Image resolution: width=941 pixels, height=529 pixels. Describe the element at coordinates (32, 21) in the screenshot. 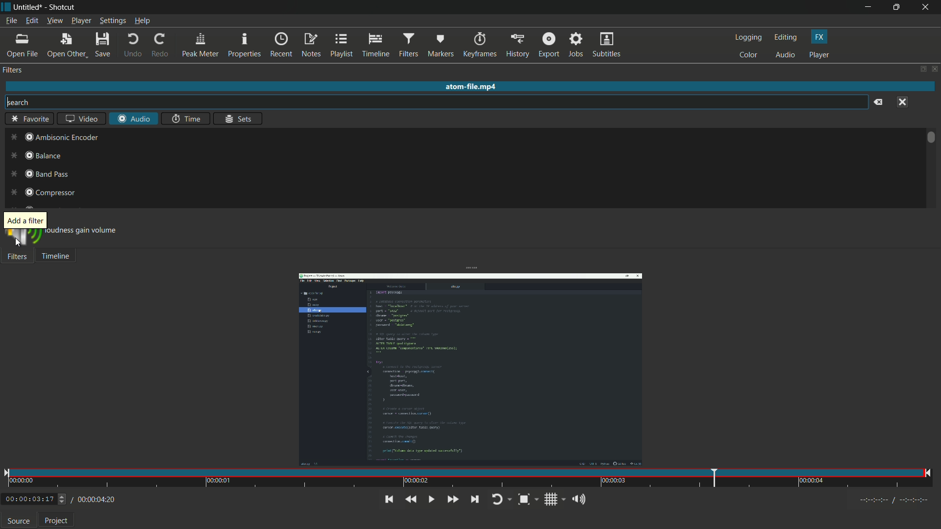

I see `edit menu` at that location.